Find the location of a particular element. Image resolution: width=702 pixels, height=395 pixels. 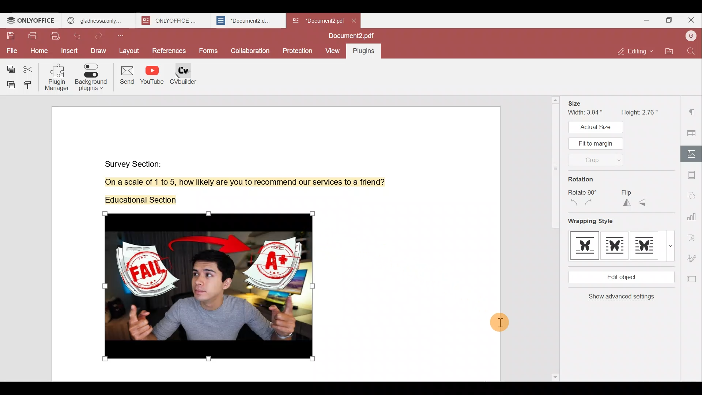

View is located at coordinates (333, 51).